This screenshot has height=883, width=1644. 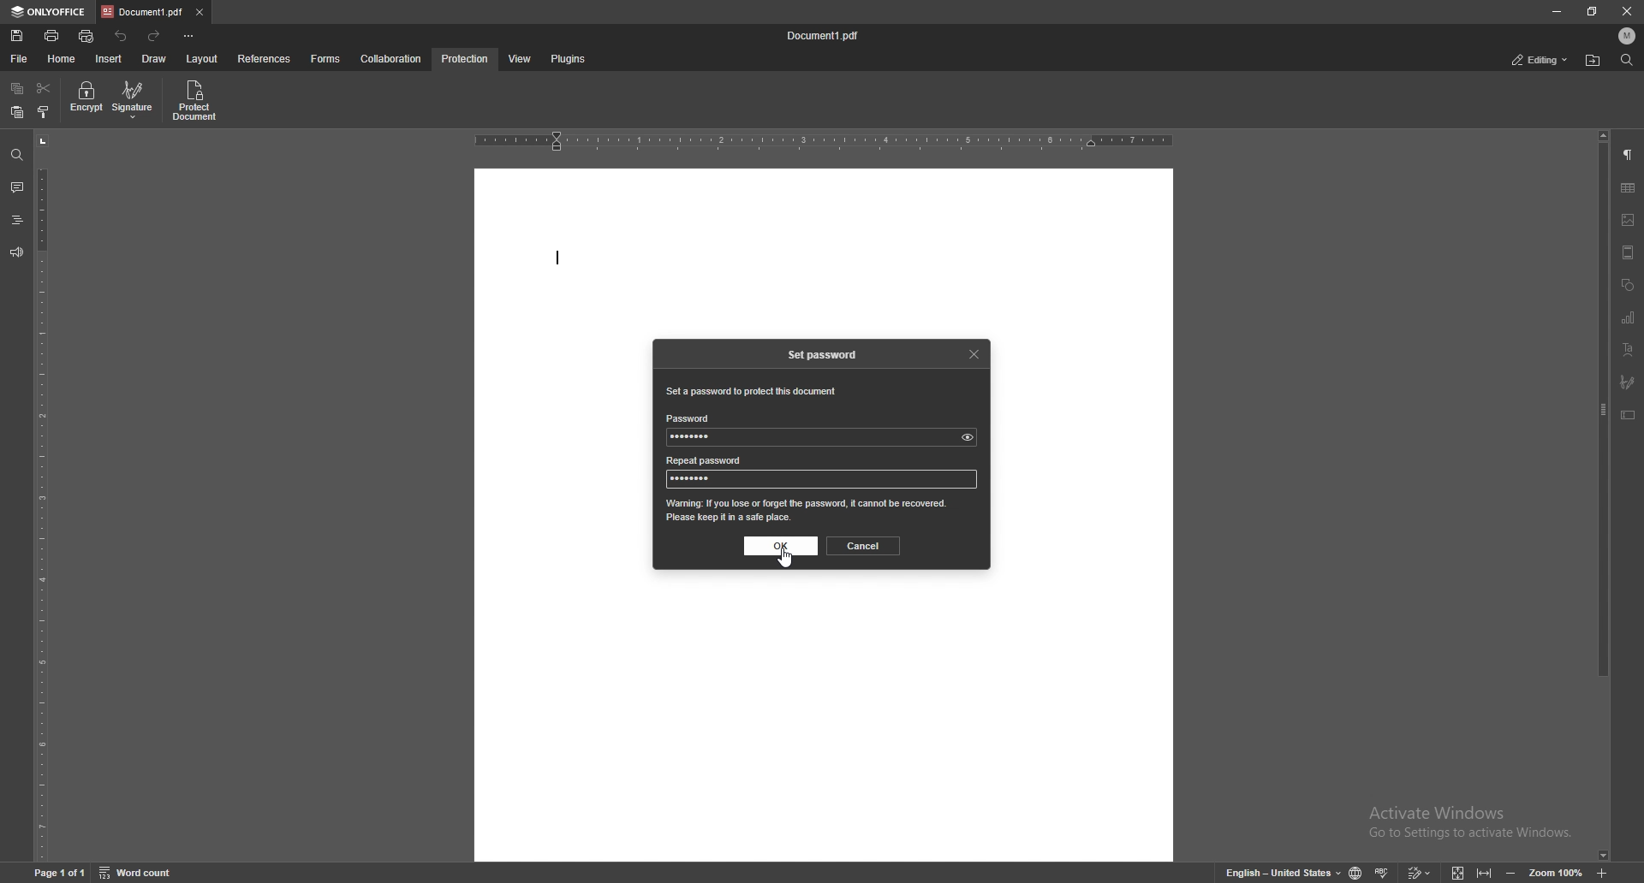 I want to click on fit to screen, so click(x=1458, y=872).